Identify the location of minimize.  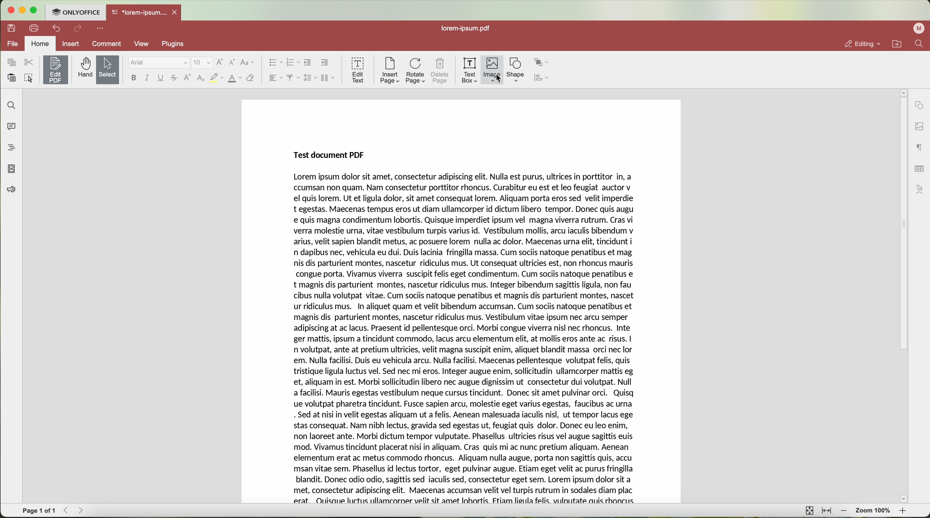
(22, 10).